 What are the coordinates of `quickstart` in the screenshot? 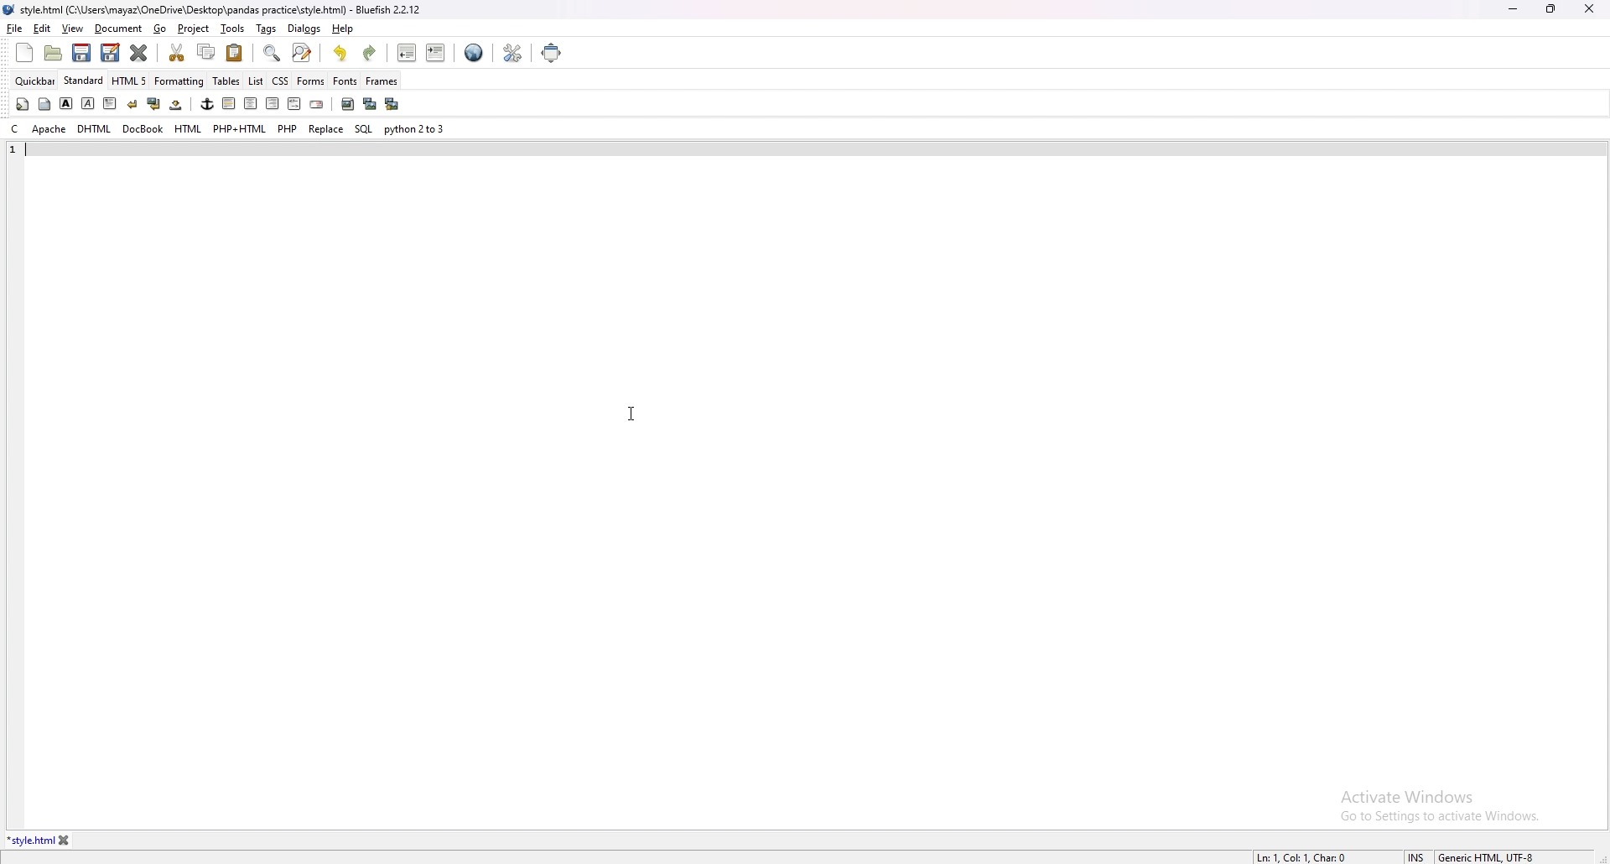 It's located at (22, 104).